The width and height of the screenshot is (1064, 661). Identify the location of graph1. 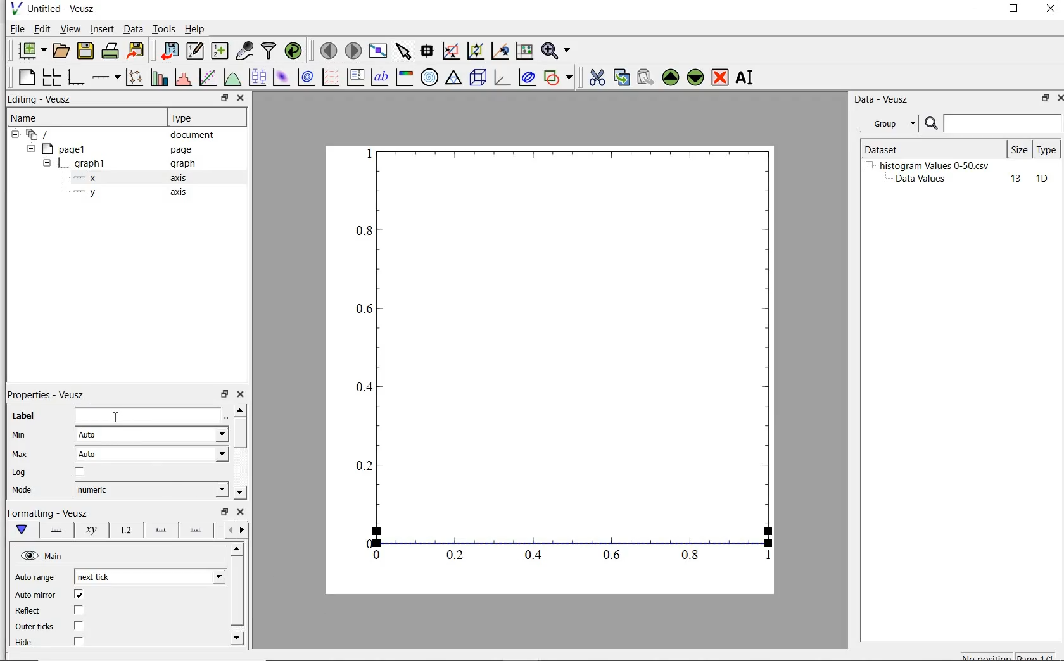
(84, 165).